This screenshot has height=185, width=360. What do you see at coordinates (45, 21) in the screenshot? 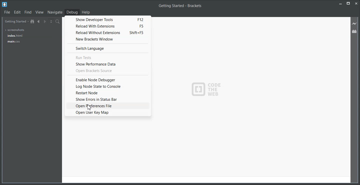
I see `Navigate Forward` at bounding box center [45, 21].